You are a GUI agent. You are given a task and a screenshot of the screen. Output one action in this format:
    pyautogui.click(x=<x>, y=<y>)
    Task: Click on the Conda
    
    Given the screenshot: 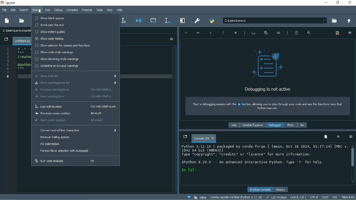 What is the action you would take?
    pyautogui.click(x=236, y=197)
    